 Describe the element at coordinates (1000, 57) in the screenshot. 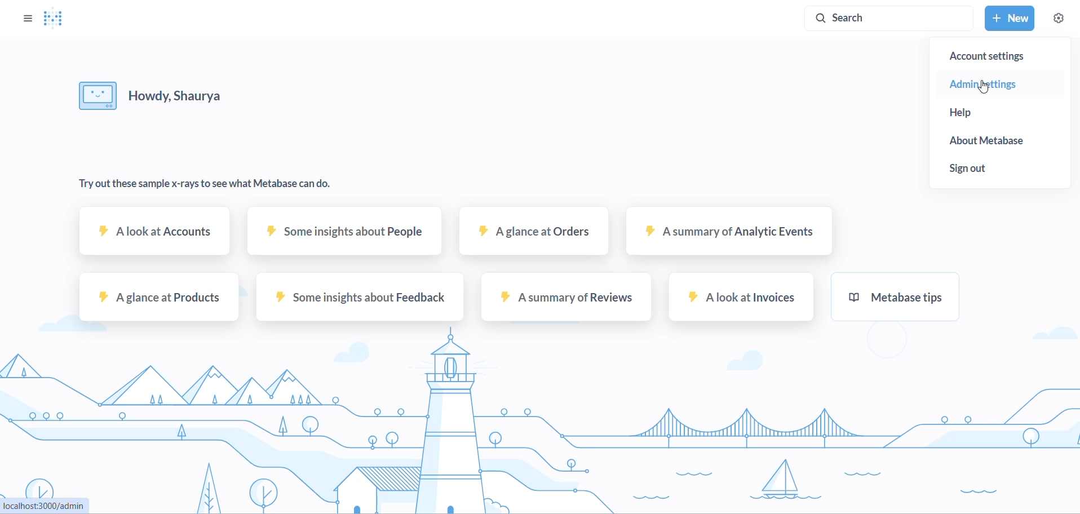

I see `account settings` at that location.